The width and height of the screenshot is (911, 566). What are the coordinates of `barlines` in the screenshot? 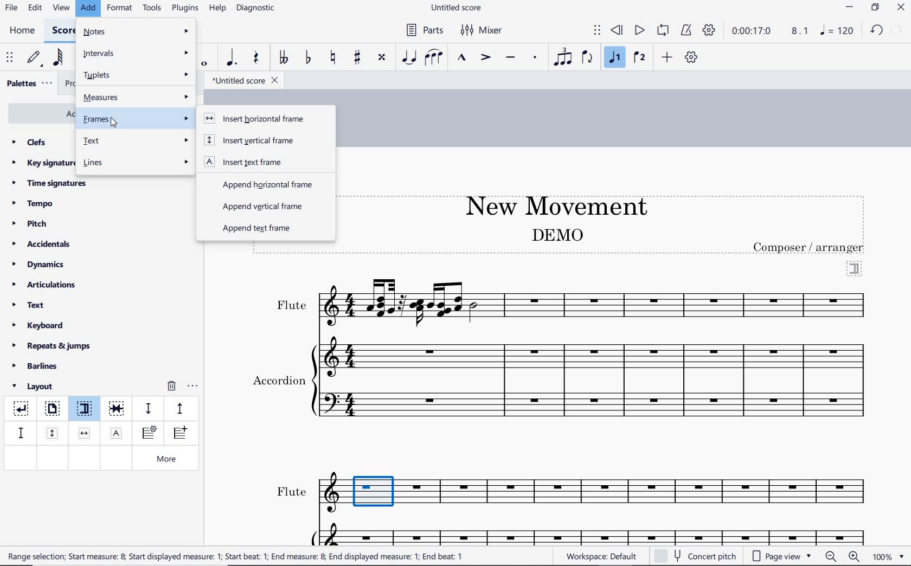 It's located at (39, 366).